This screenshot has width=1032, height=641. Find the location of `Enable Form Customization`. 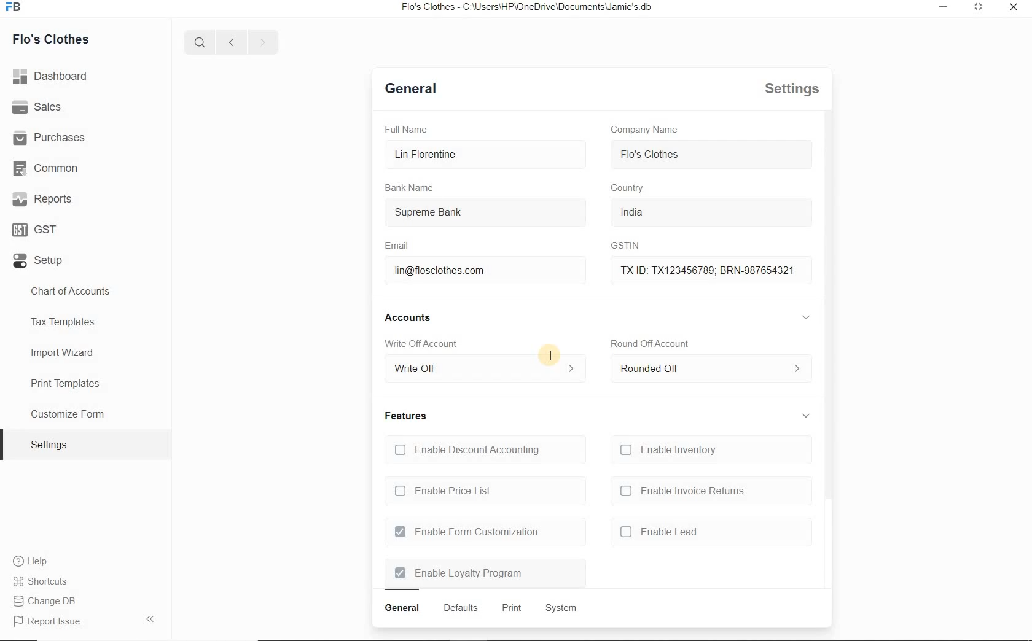

Enable Form Customization is located at coordinates (469, 535).